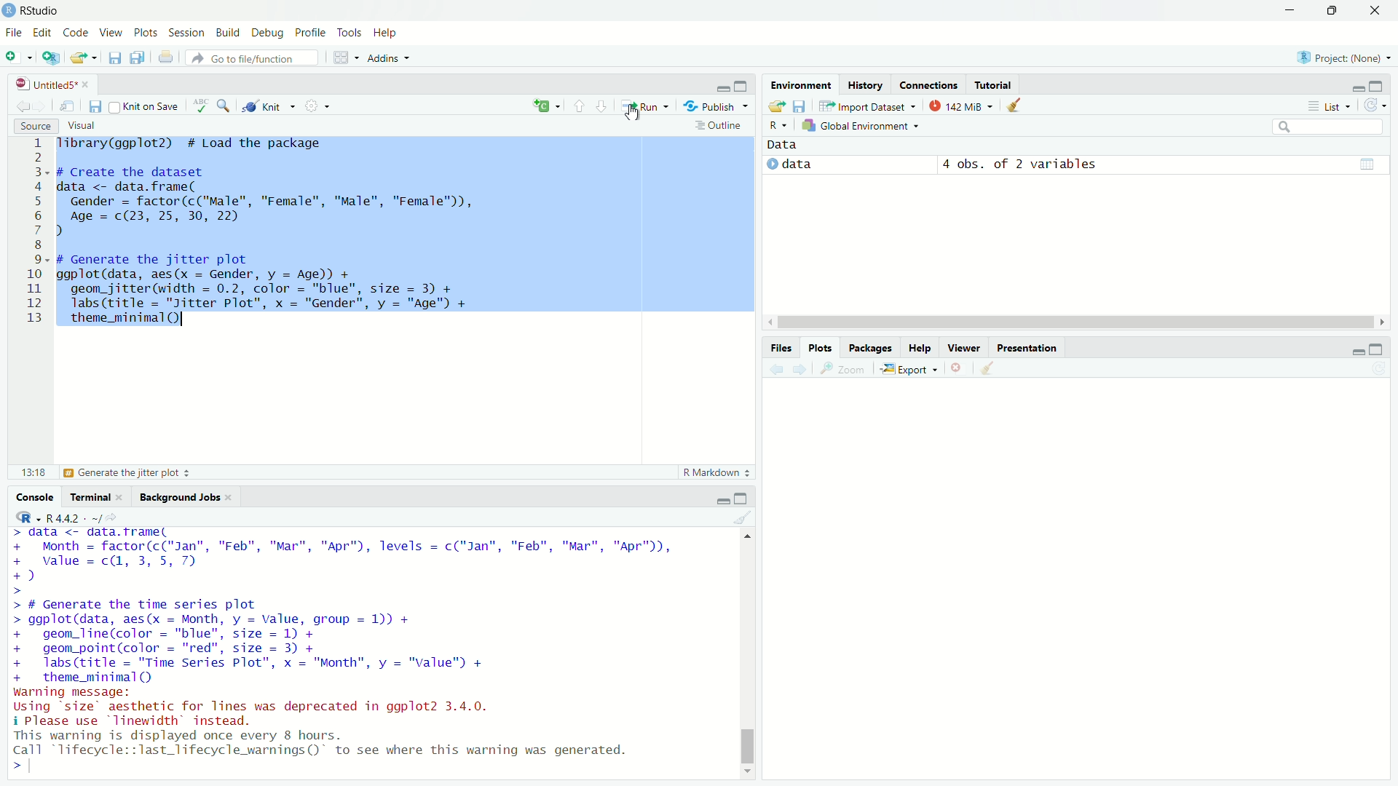 The image size is (1398, 786). I want to click on close, so click(90, 86).